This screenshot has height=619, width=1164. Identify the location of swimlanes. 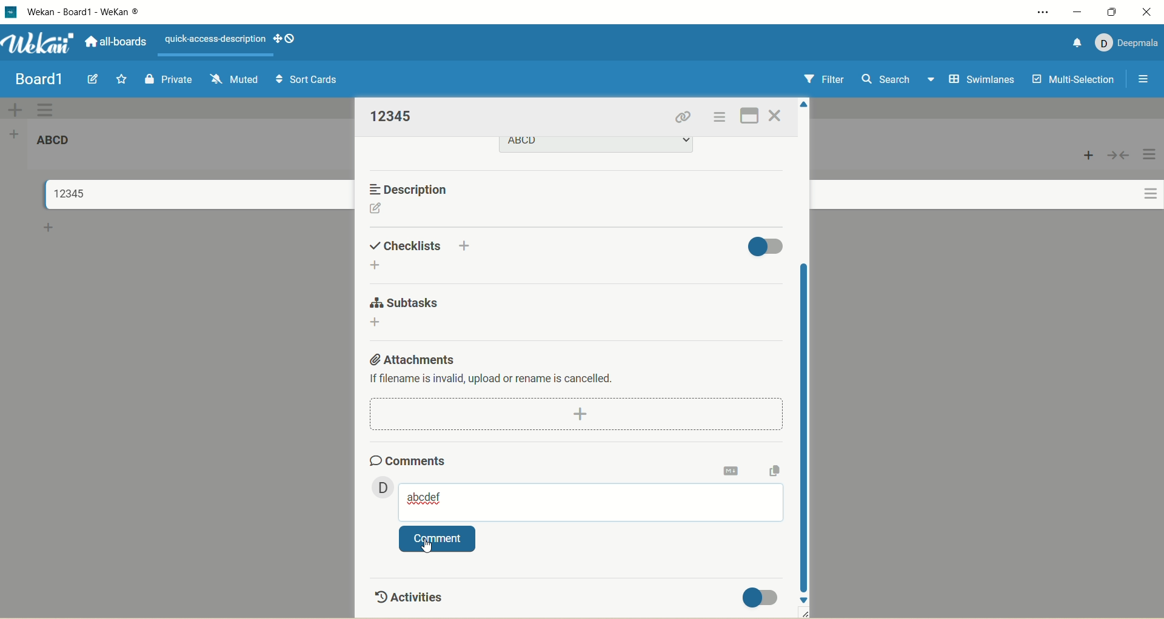
(983, 81).